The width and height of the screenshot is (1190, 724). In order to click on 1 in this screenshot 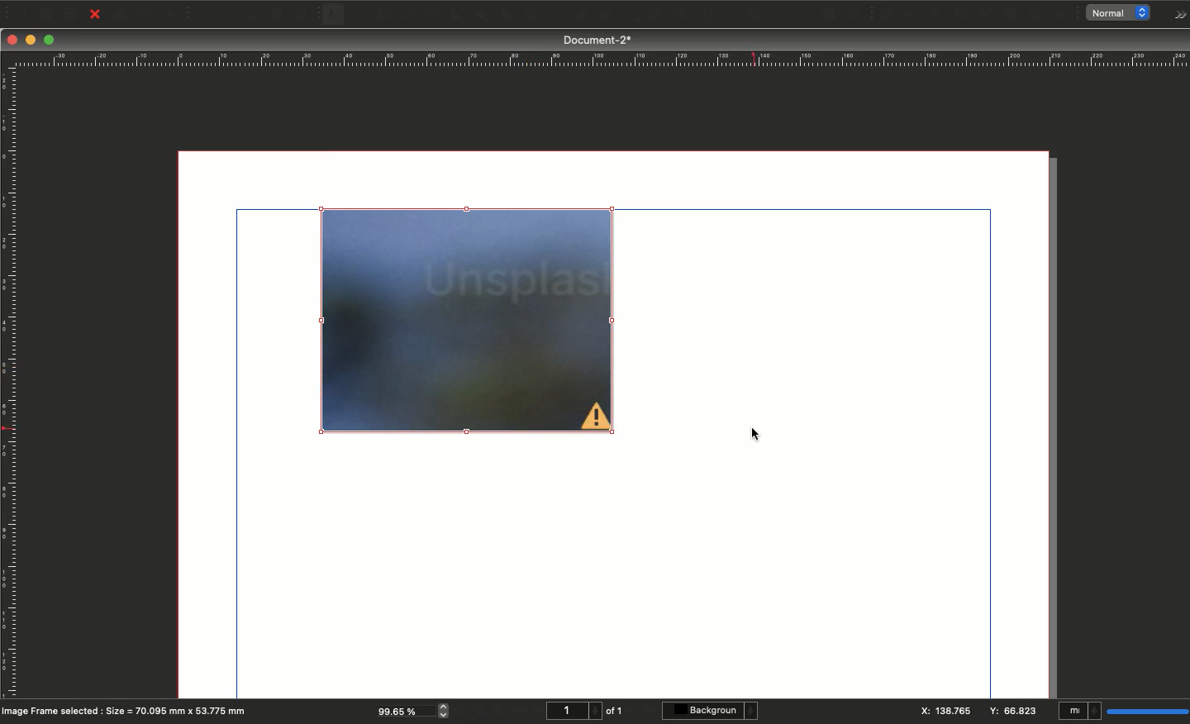, I will do `click(572, 711)`.